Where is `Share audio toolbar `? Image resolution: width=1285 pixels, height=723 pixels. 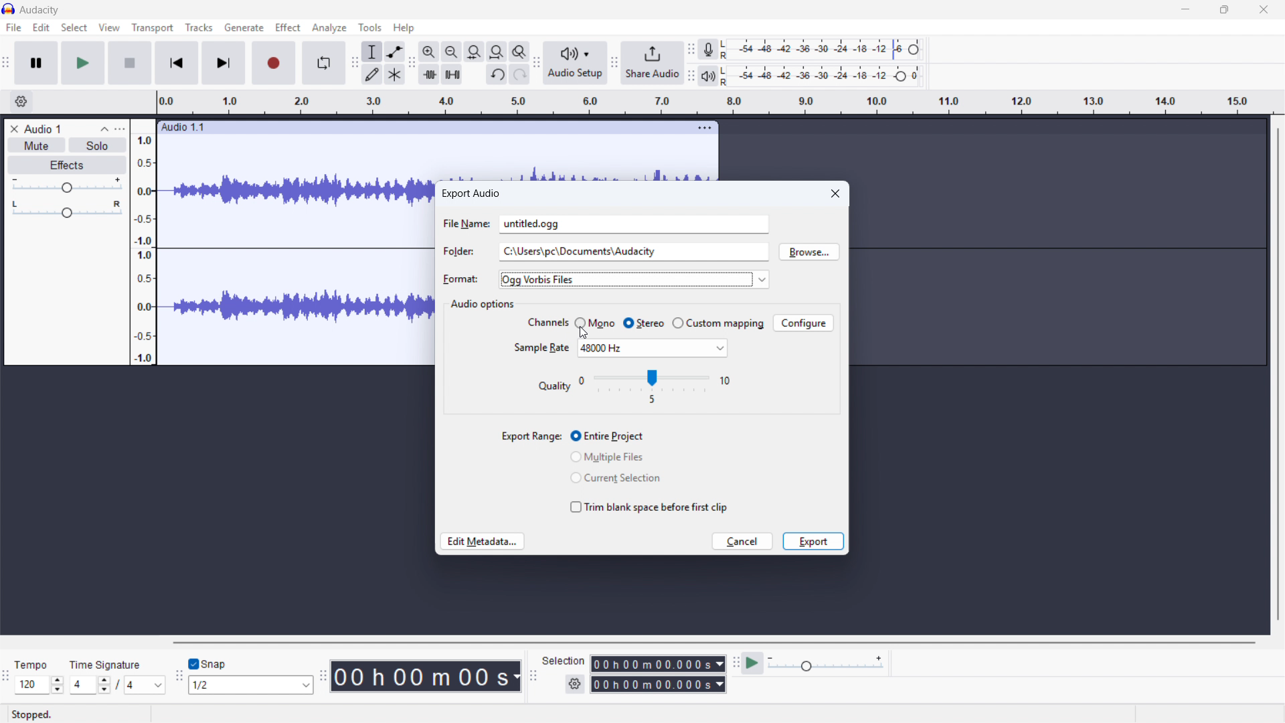 Share audio toolbar  is located at coordinates (614, 62).